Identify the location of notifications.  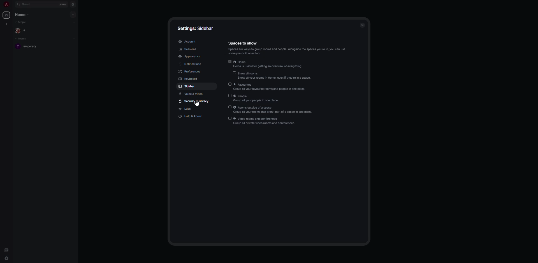
(191, 65).